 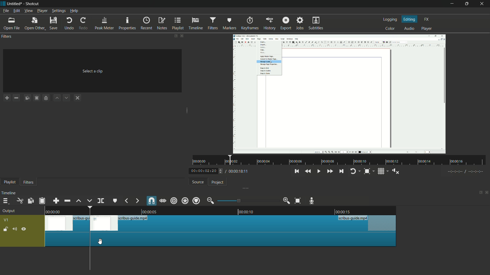 What do you see at coordinates (5, 229) in the screenshot?
I see `lock` at bounding box center [5, 229].